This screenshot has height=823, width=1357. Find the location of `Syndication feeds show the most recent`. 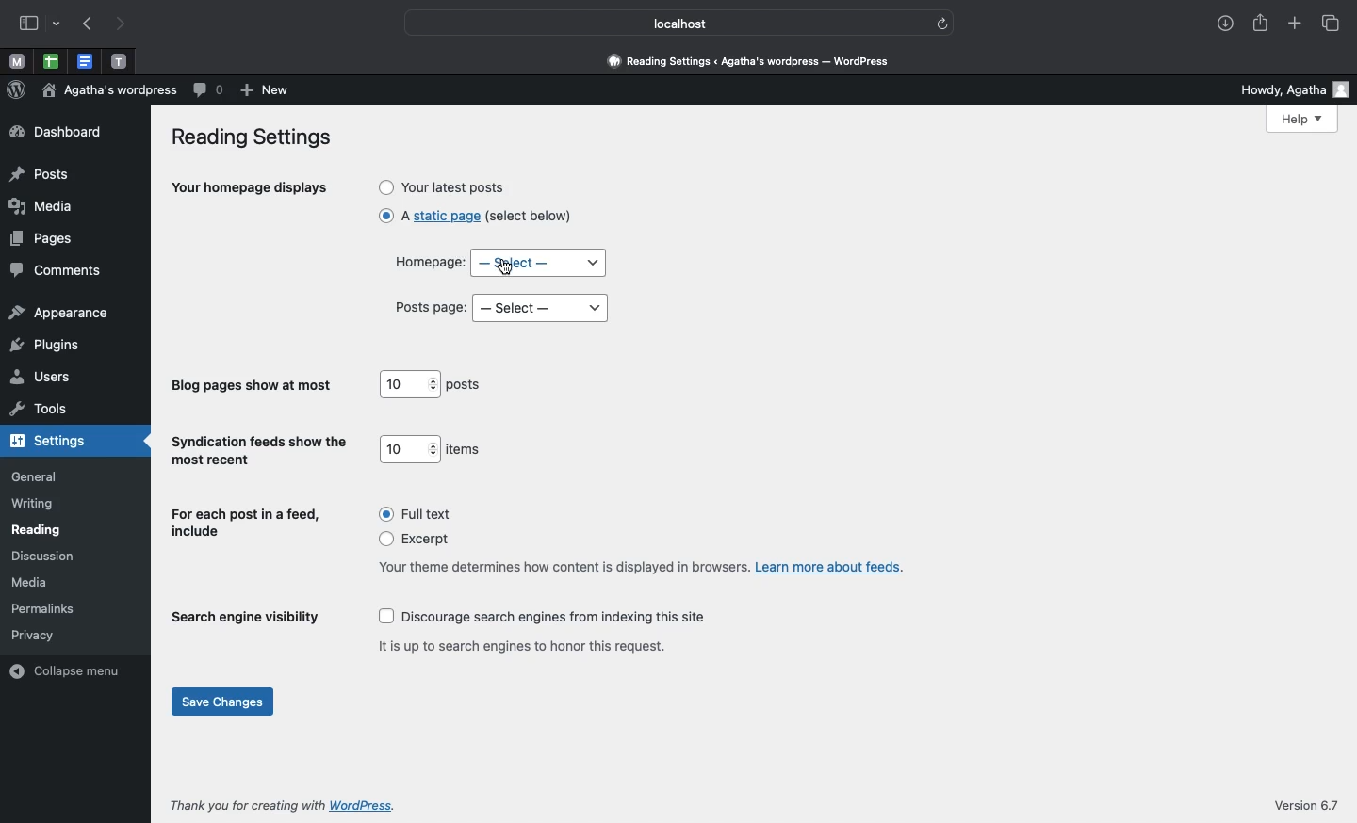

Syndication feeds show the most recent is located at coordinates (260, 451).